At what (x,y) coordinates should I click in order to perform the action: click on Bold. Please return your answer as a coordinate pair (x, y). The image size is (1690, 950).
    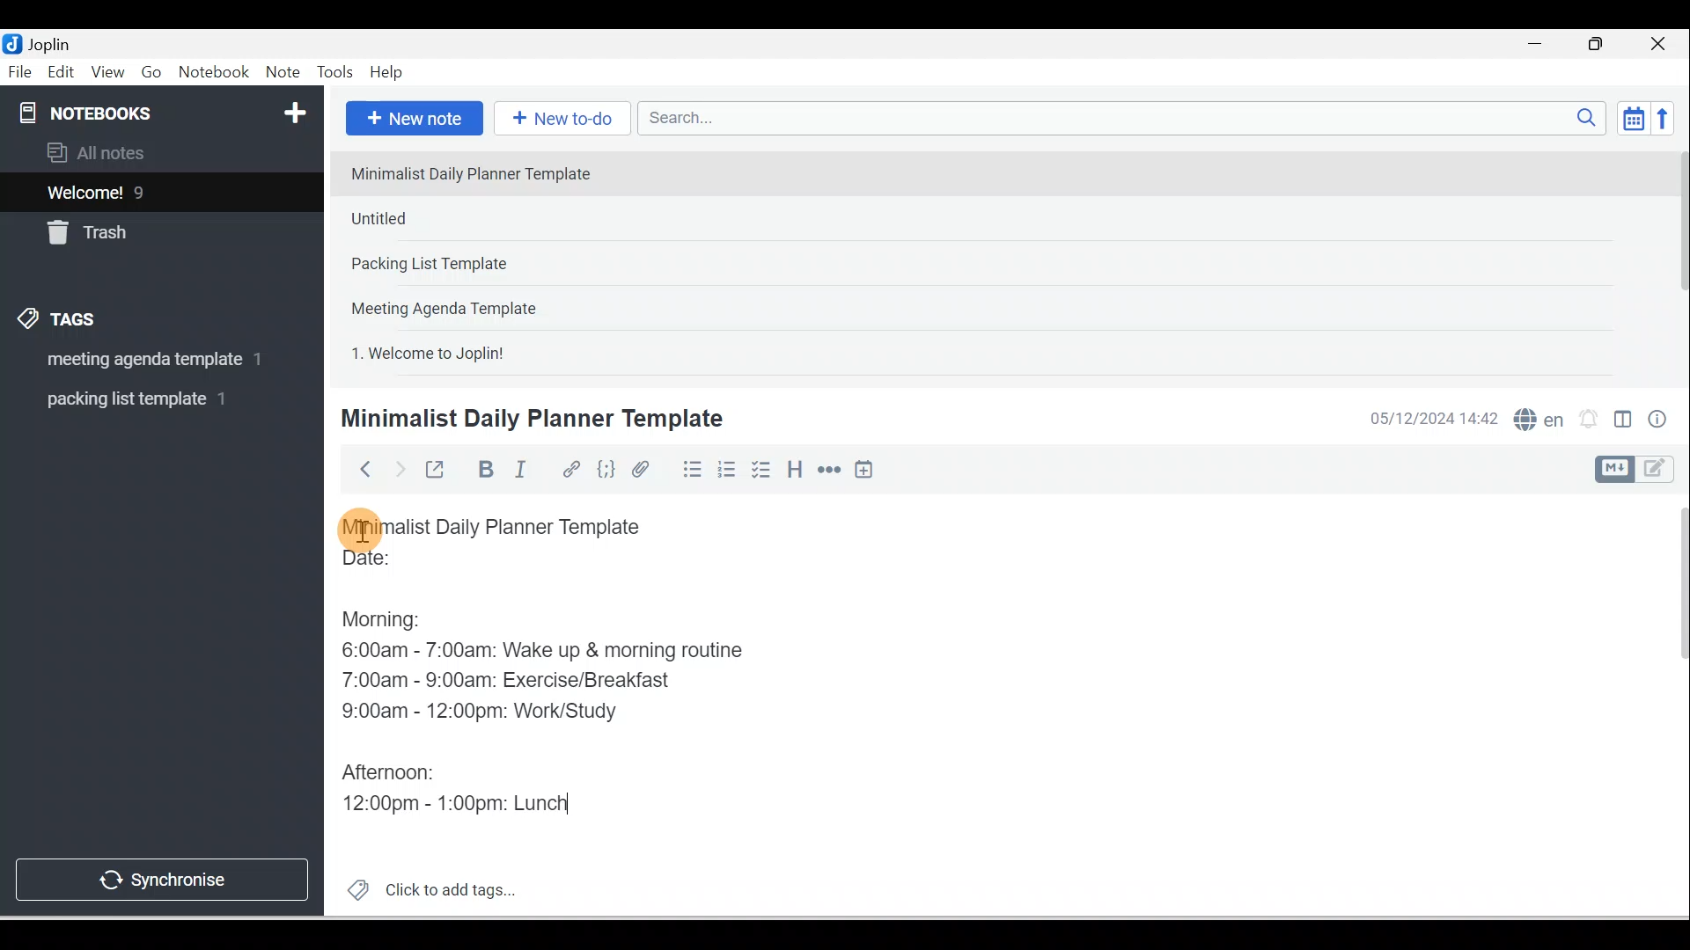
    Looking at the image, I should click on (483, 470).